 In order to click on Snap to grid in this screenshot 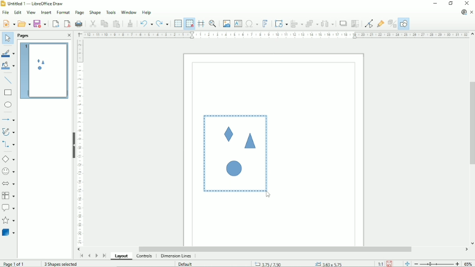, I will do `click(189, 23)`.